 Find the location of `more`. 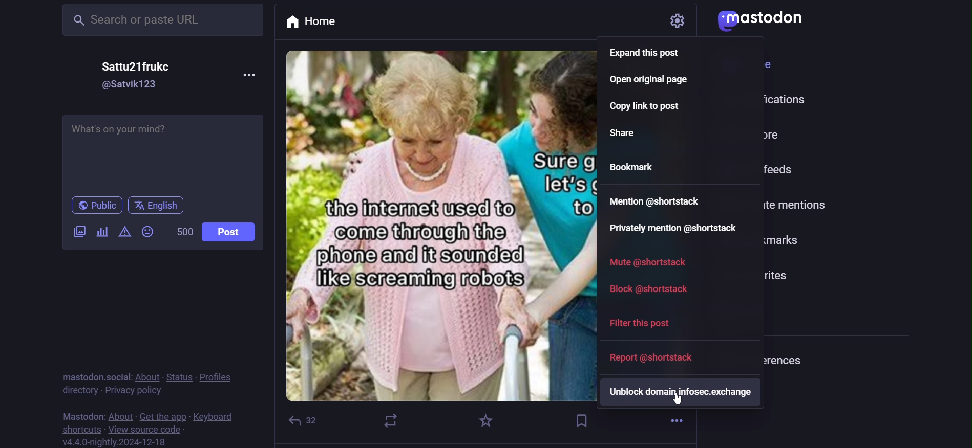

more is located at coordinates (672, 418).